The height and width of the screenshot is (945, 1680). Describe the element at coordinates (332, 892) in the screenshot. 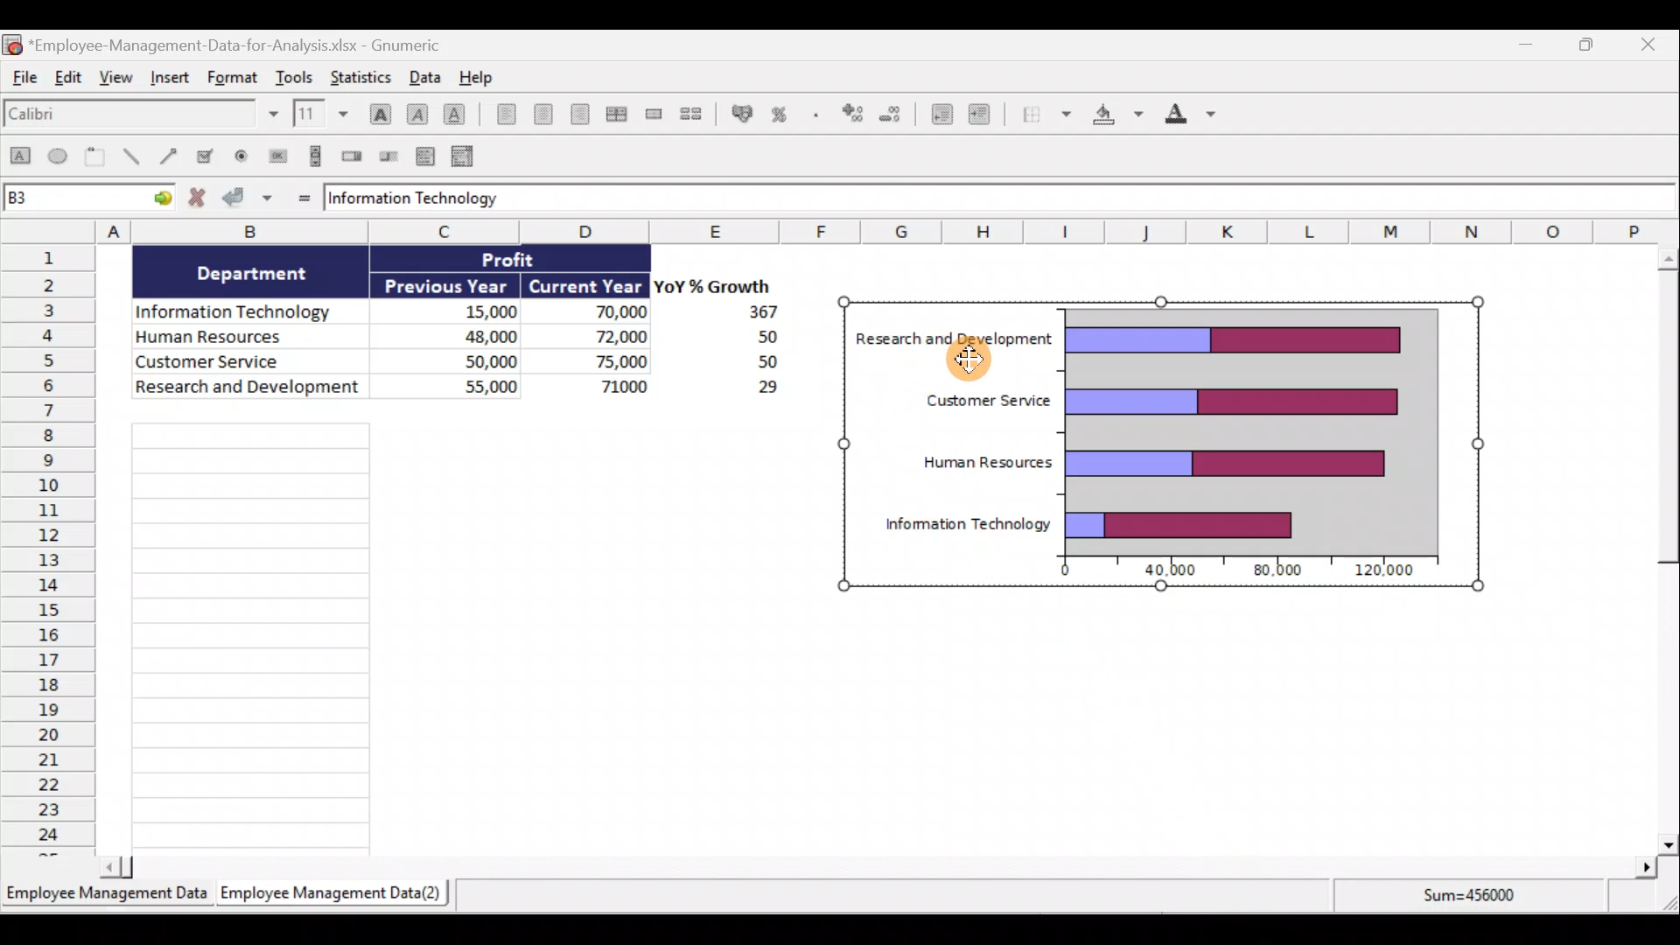

I see `Employee Management Data (2)` at that location.